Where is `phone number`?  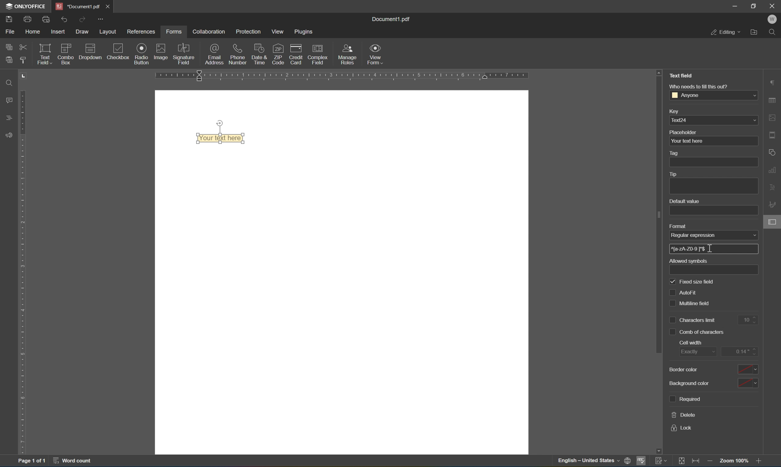
phone number is located at coordinates (238, 53).